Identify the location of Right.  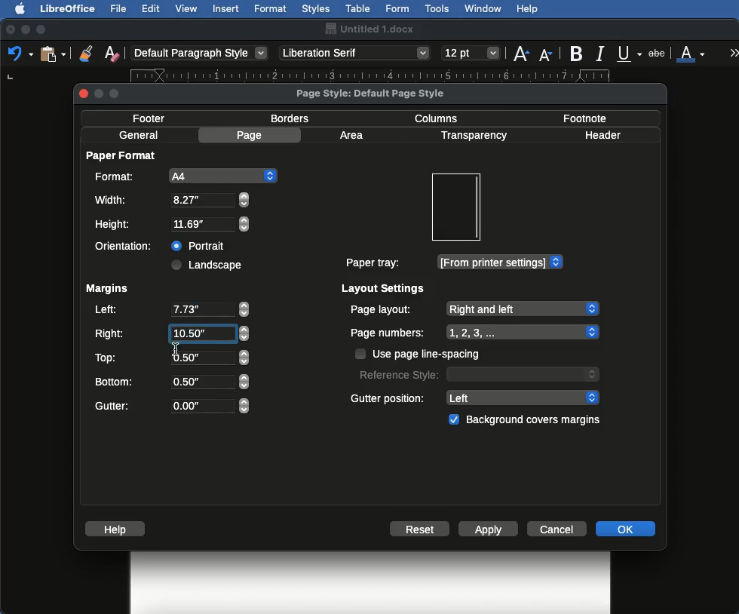
(170, 334).